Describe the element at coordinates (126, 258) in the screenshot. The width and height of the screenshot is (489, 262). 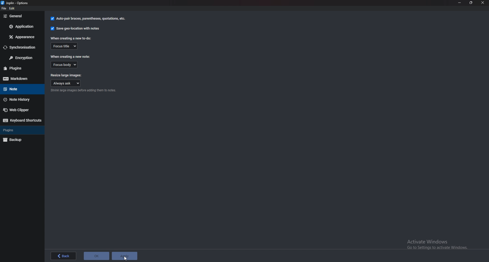
I see `cursor` at that location.